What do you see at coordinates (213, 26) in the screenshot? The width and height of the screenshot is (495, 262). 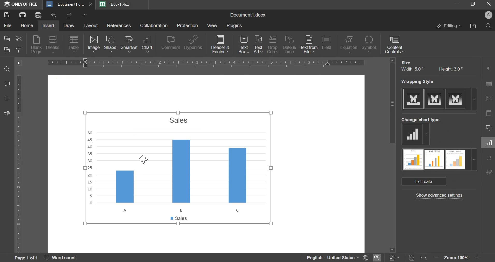 I see `view` at bounding box center [213, 26].